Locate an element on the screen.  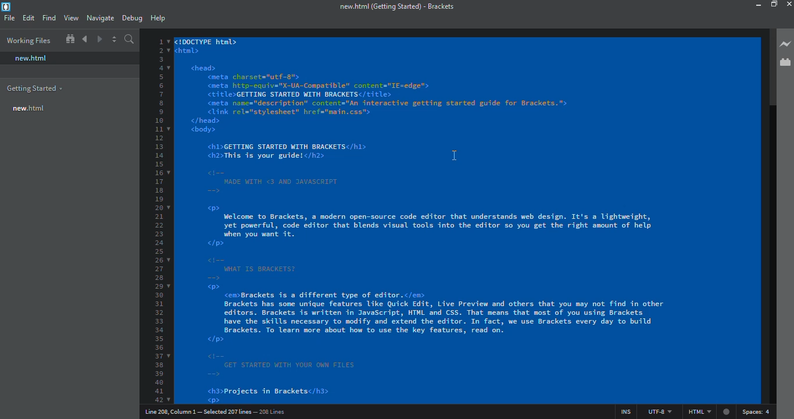
edit is located at coordinates (29, 17).